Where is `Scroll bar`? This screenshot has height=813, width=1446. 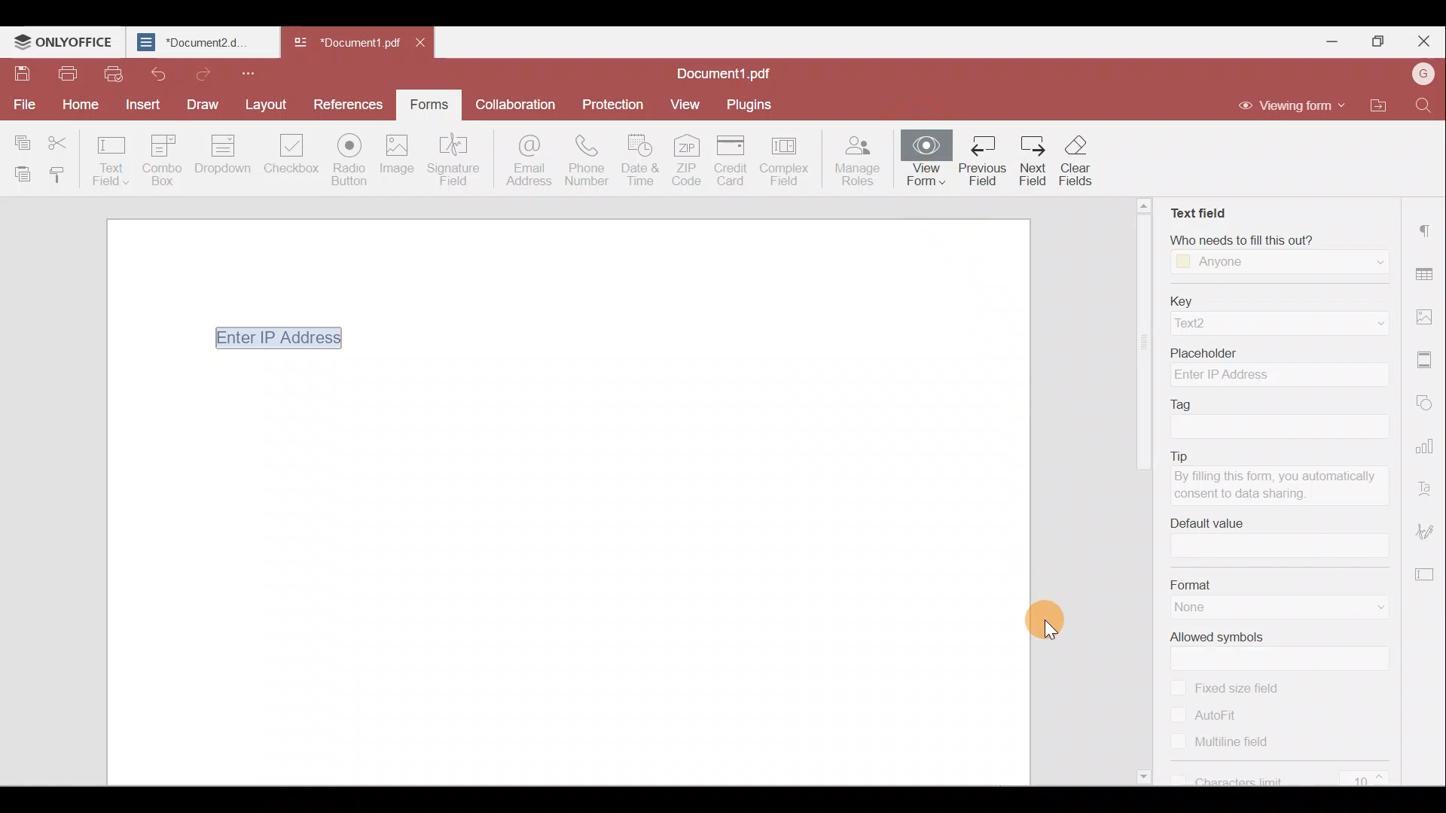 Scroll bar is located at coordinates (1145, 495).